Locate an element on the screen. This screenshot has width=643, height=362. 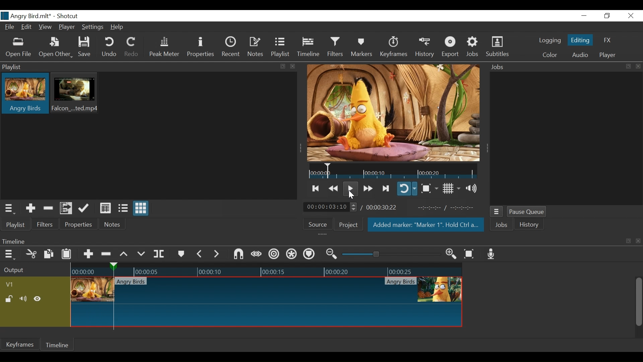
Pause Queue is located at coordinates (527, 212).